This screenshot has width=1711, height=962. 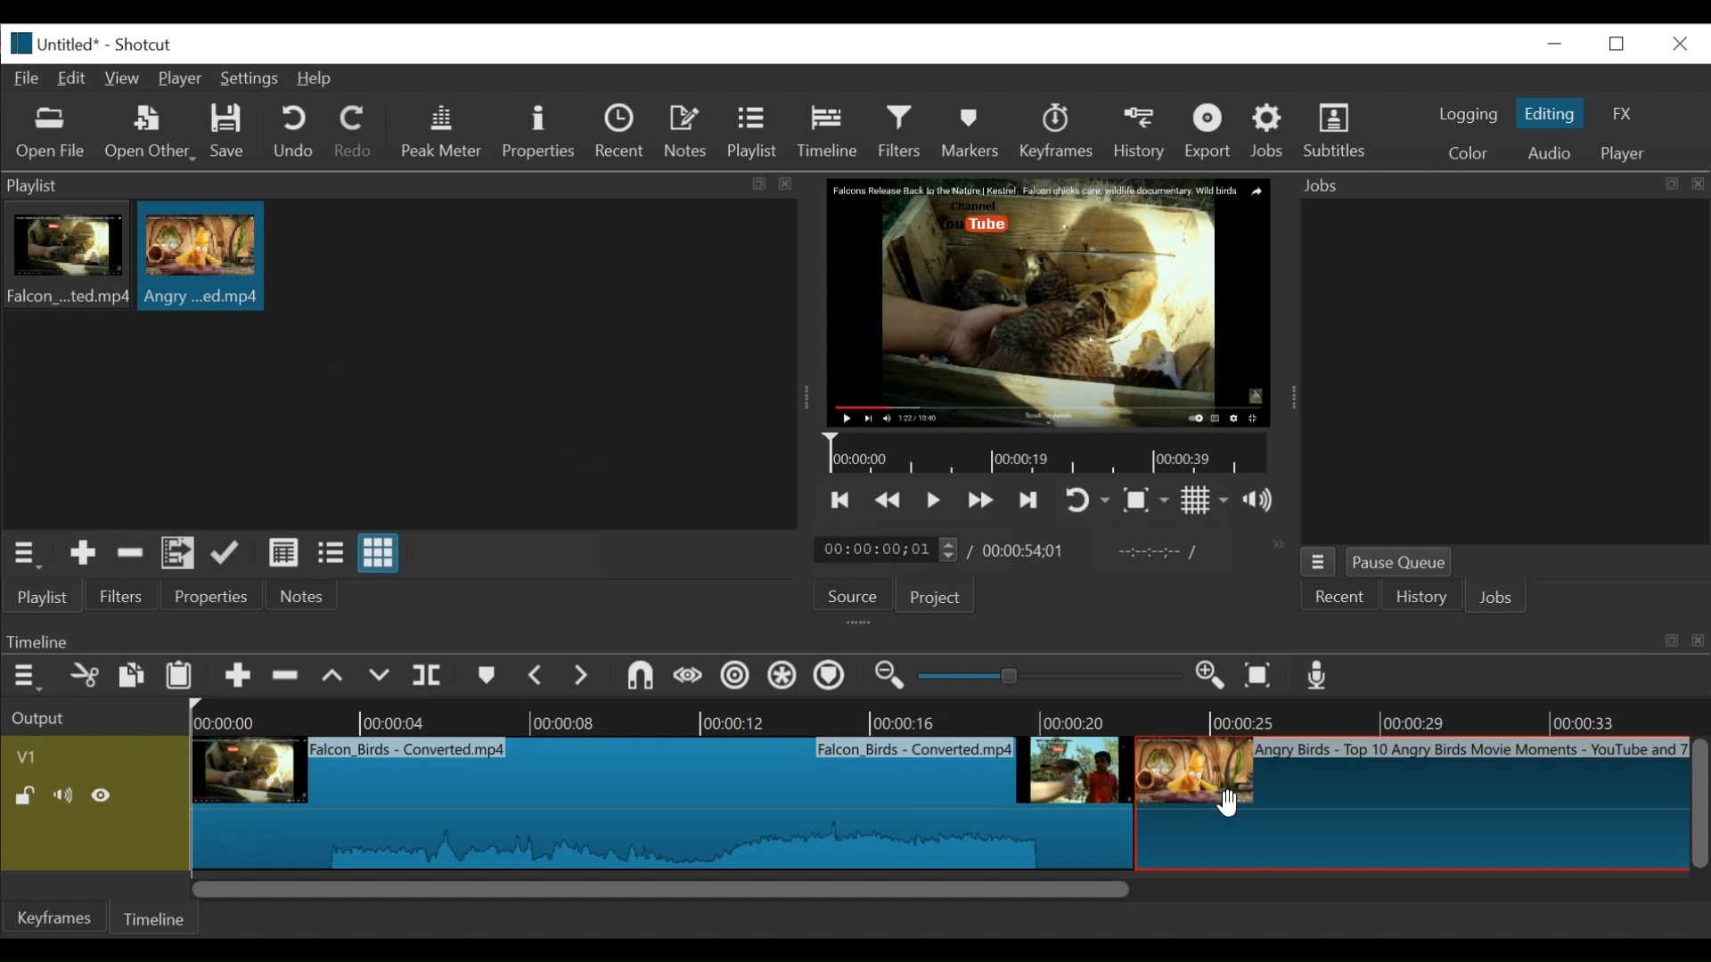 I want to click on scrub while dragging, so click(x=689, y=677).